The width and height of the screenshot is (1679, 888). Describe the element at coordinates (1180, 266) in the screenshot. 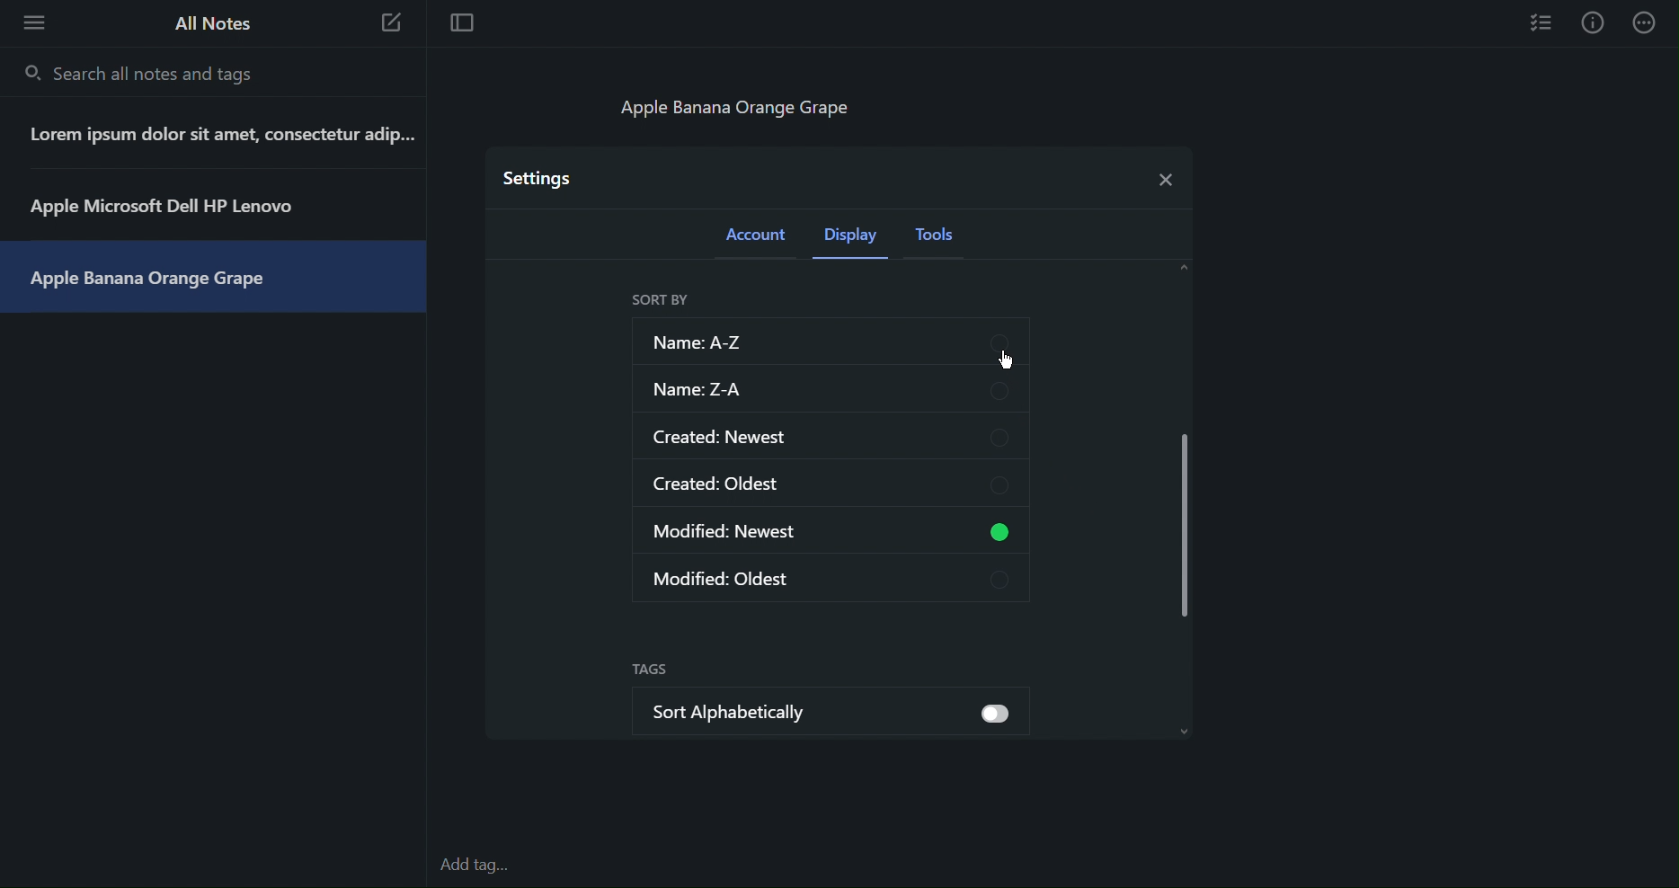

I see `scroll up` at that location.